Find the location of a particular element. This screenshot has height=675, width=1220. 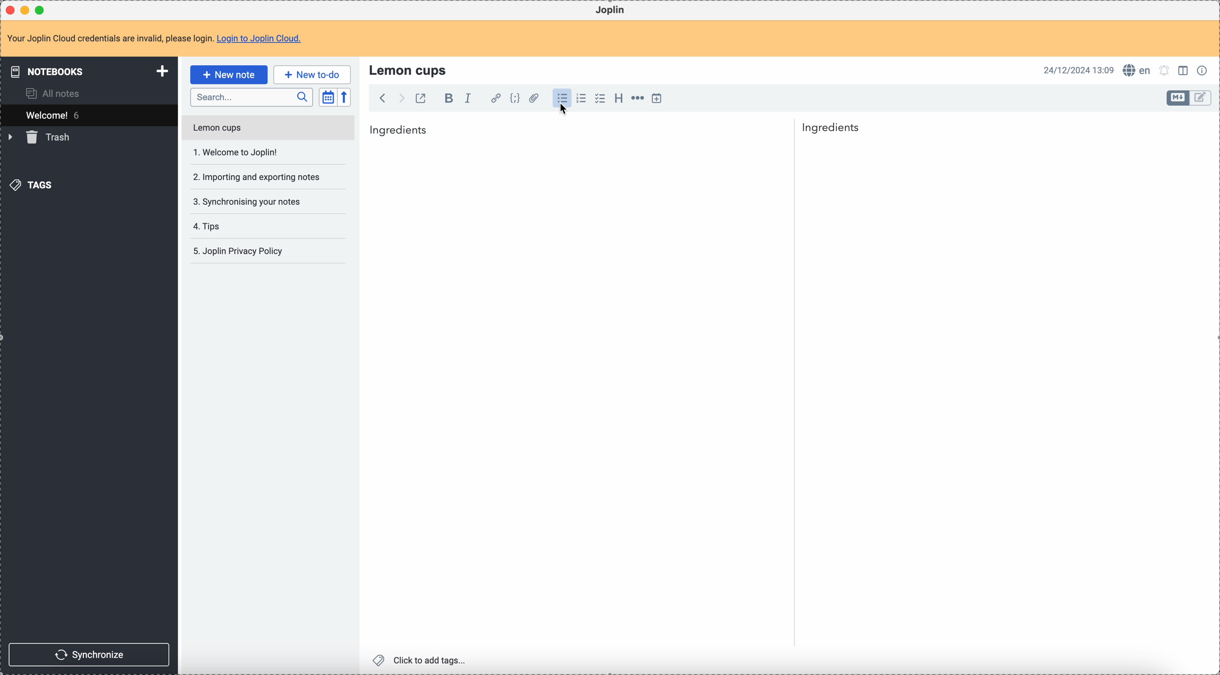

close is located at coordinates (11, 10).